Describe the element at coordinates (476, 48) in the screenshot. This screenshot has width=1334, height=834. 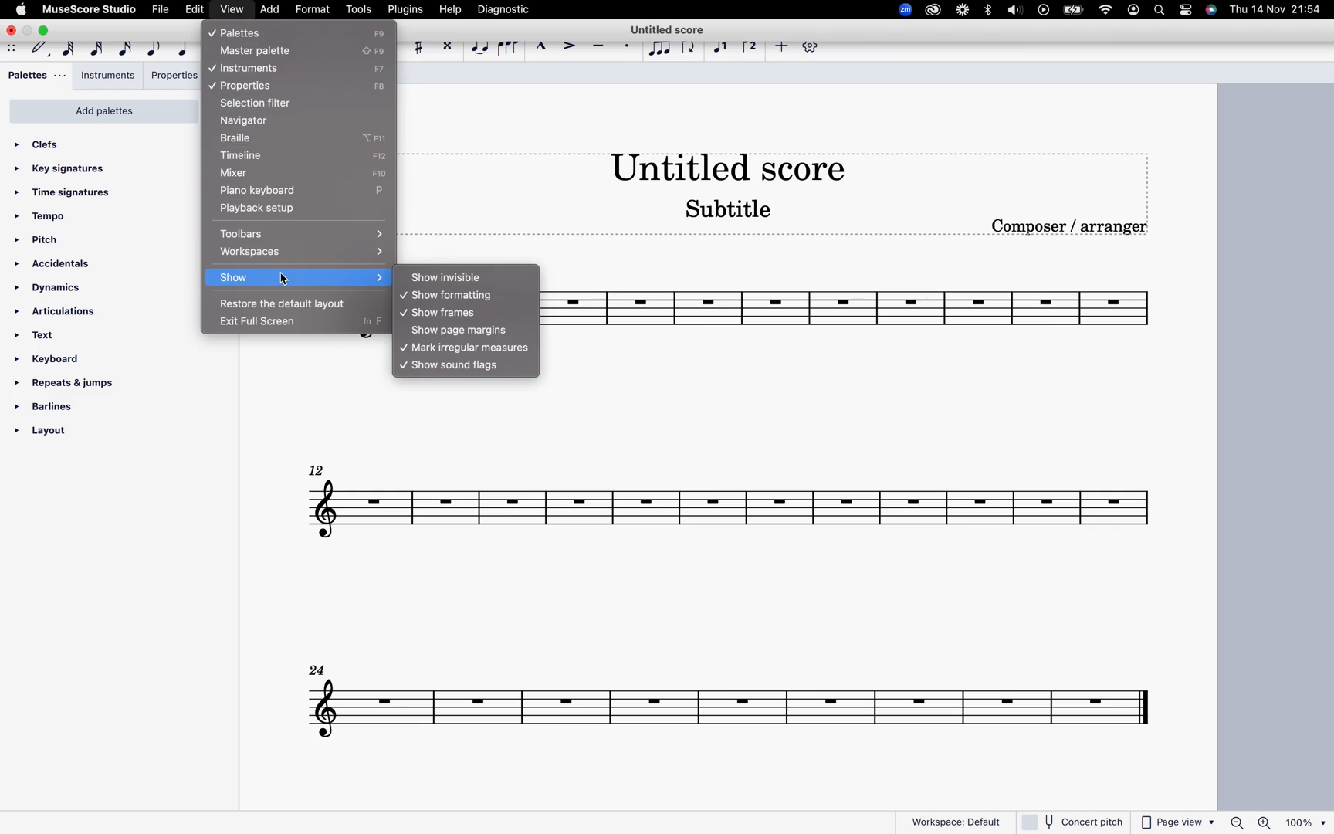
I see `tie` at that location.